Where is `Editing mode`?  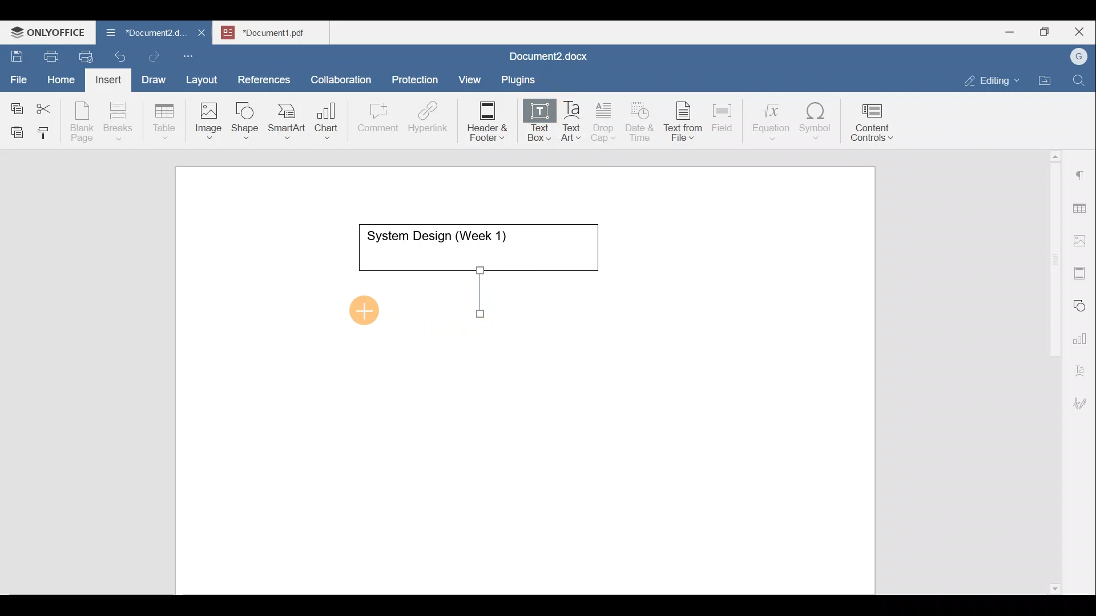
Editing mode is located at coordinates (992, 78).